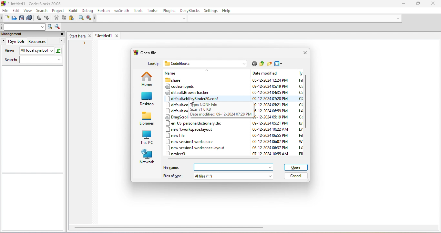 This screenshot has width=441, height=233. I want to click on sidebar, so click(33, 202).